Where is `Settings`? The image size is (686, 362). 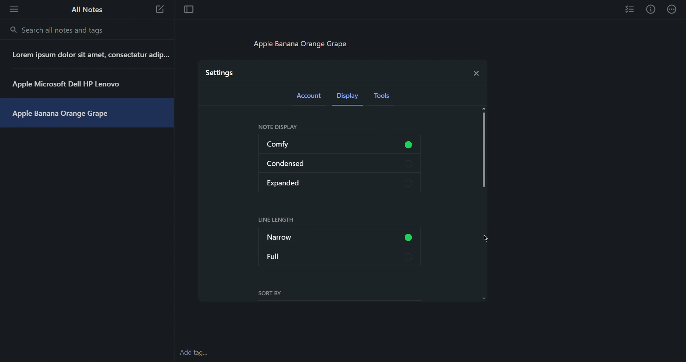
Settings is located at coordinates (220, 72).